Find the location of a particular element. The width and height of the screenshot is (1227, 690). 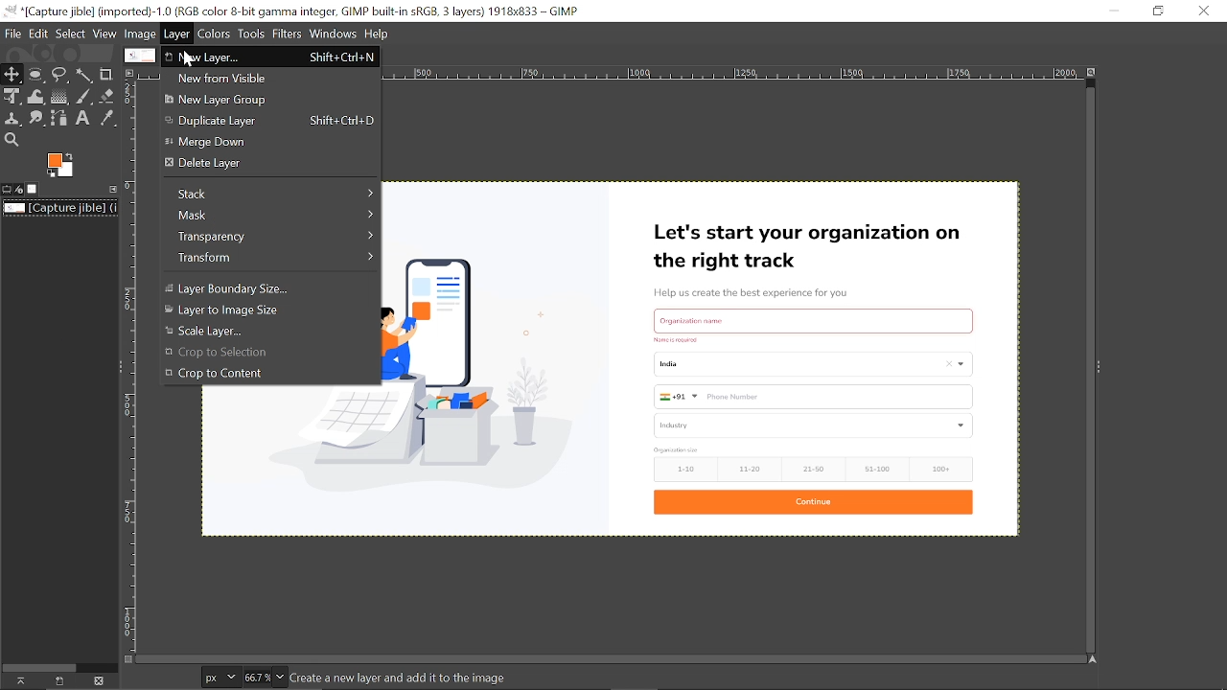

cursor is located at coordinates (189, 60).